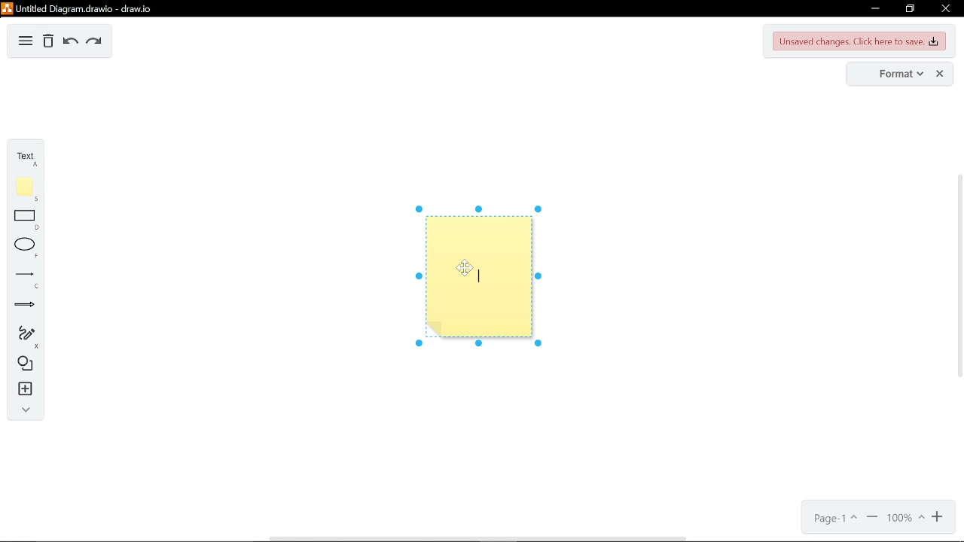 This screenshot has width=964, height=542. Describe the element at coordinates (467, 269) in the screenshot. I see `Cursor` at that location.